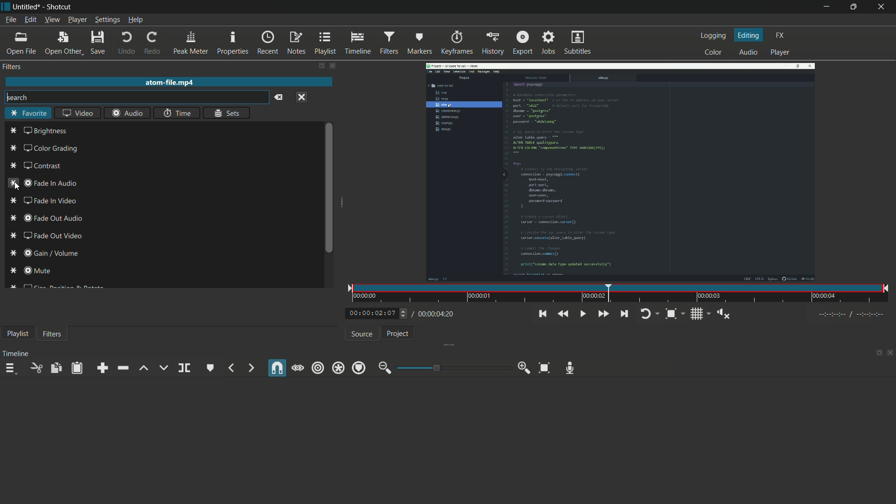  What do you see at coordinates (622, 172) in the screenshot?
I see `imported file` at bounding box center [622, 172].